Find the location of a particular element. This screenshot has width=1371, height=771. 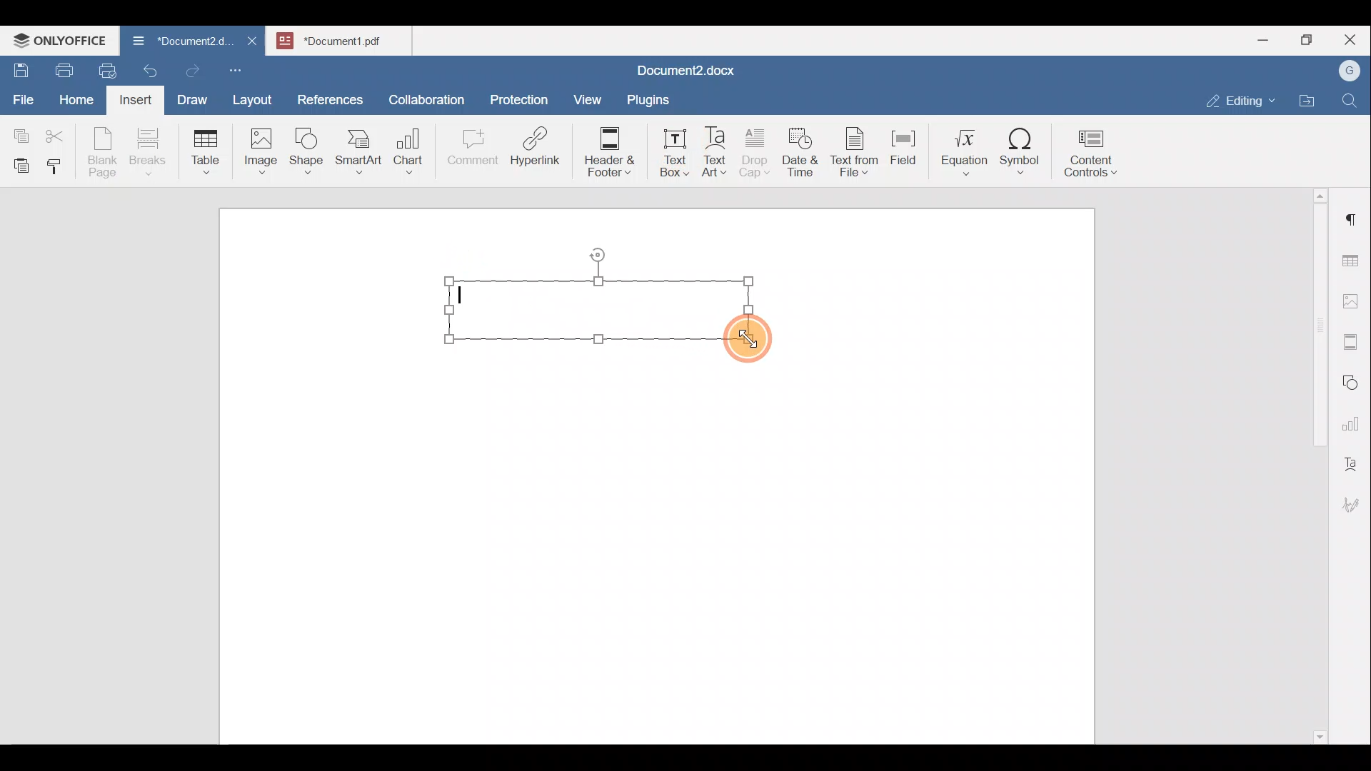

Blank page is located at coordinates (104, 152).